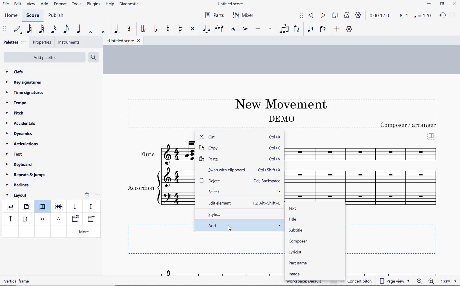  What do you see at coordinates (423, 15) in the screenshot?
I see `NOTE` at bounding box center [423, 15].